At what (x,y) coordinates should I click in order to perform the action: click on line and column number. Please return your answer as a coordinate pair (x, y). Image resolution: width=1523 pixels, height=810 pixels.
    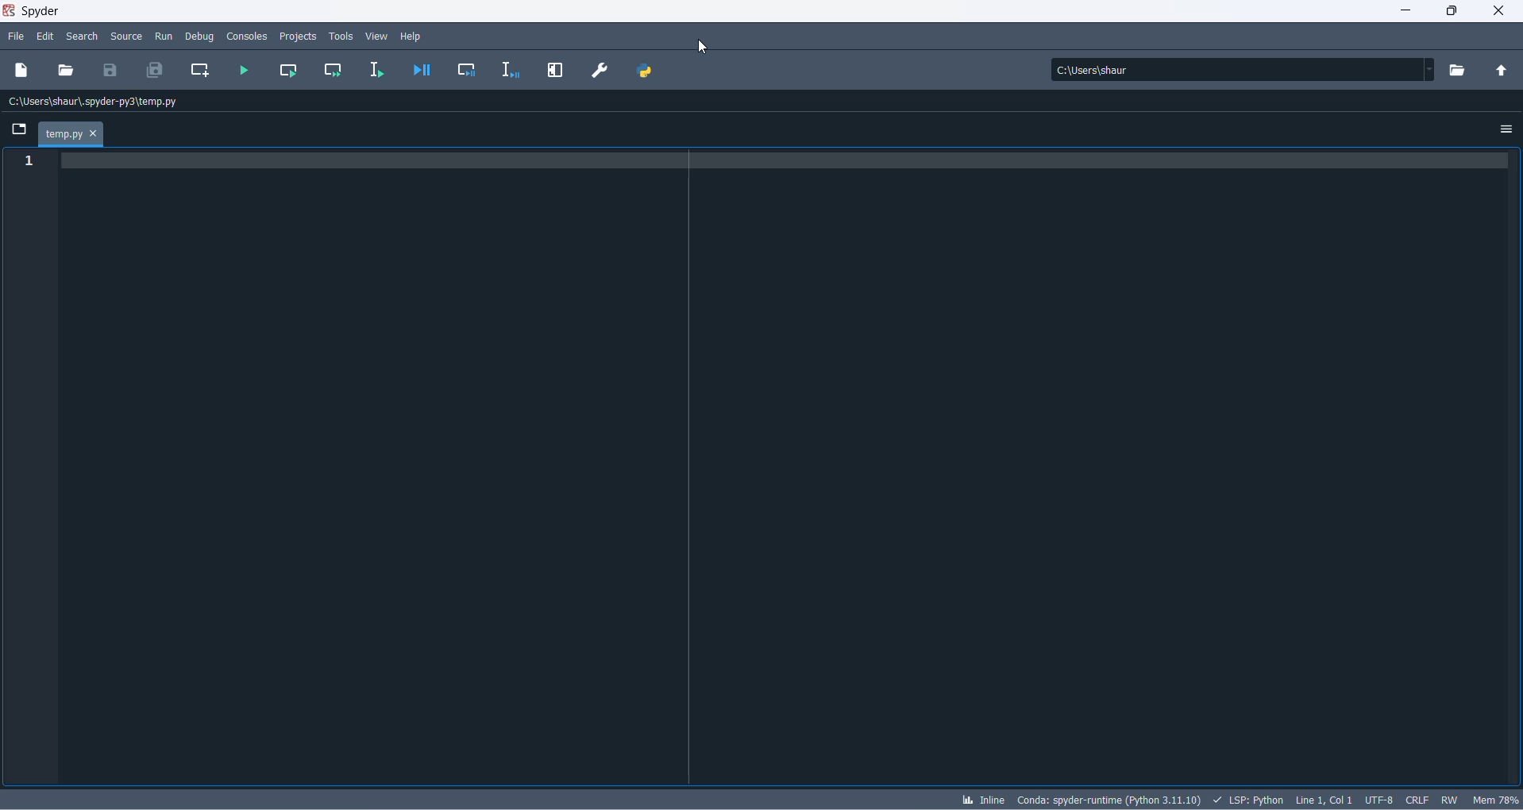
    Looking at the image, I should click on (1324, 797).